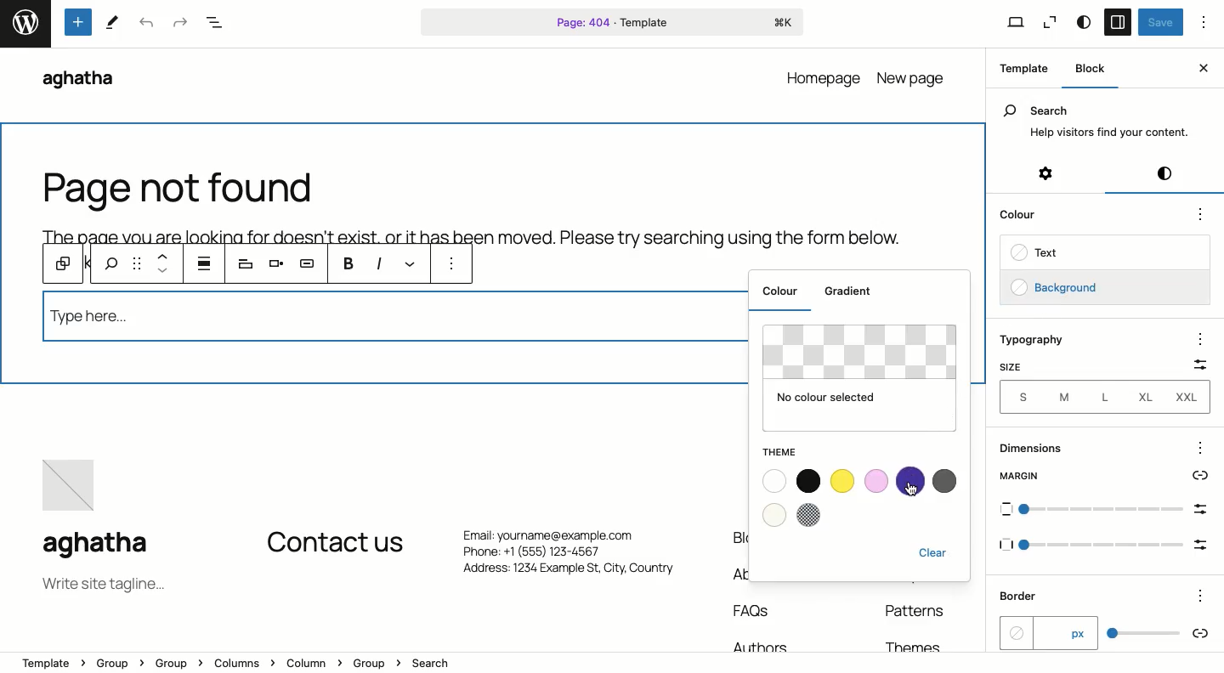 Image resolution: width=1224 pixels, height=673 pixels. Describe the element at coordinates (335, 544) in the screenshot. I see `Contact us` at that location.